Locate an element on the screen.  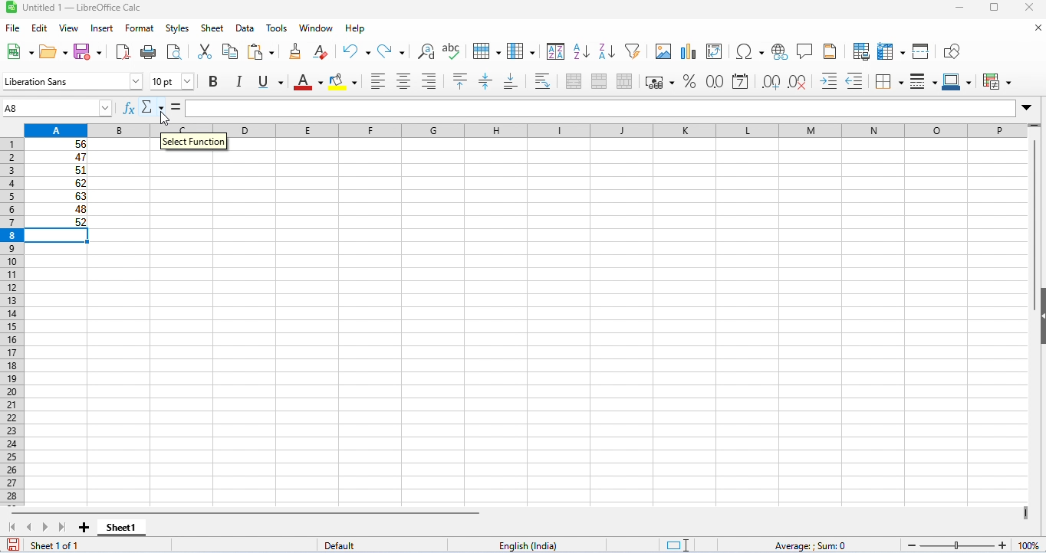
file is located at coordinates (12, 28).